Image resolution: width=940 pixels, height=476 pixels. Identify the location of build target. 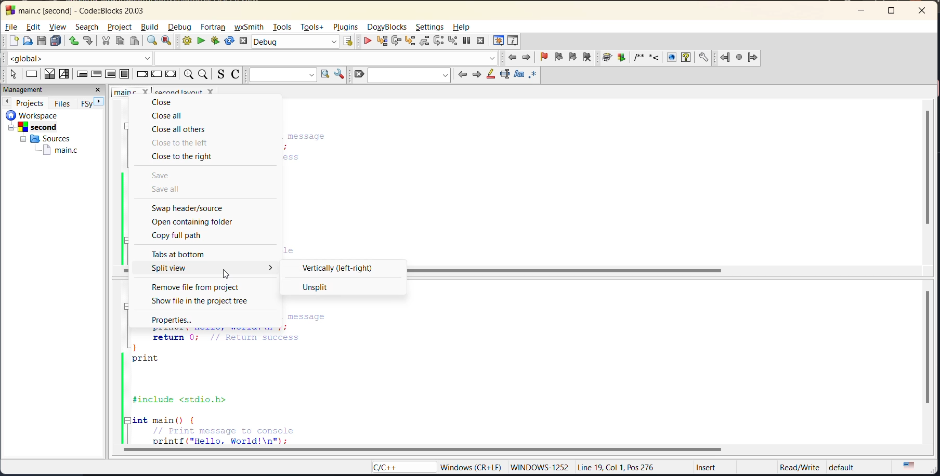
(296, 41).